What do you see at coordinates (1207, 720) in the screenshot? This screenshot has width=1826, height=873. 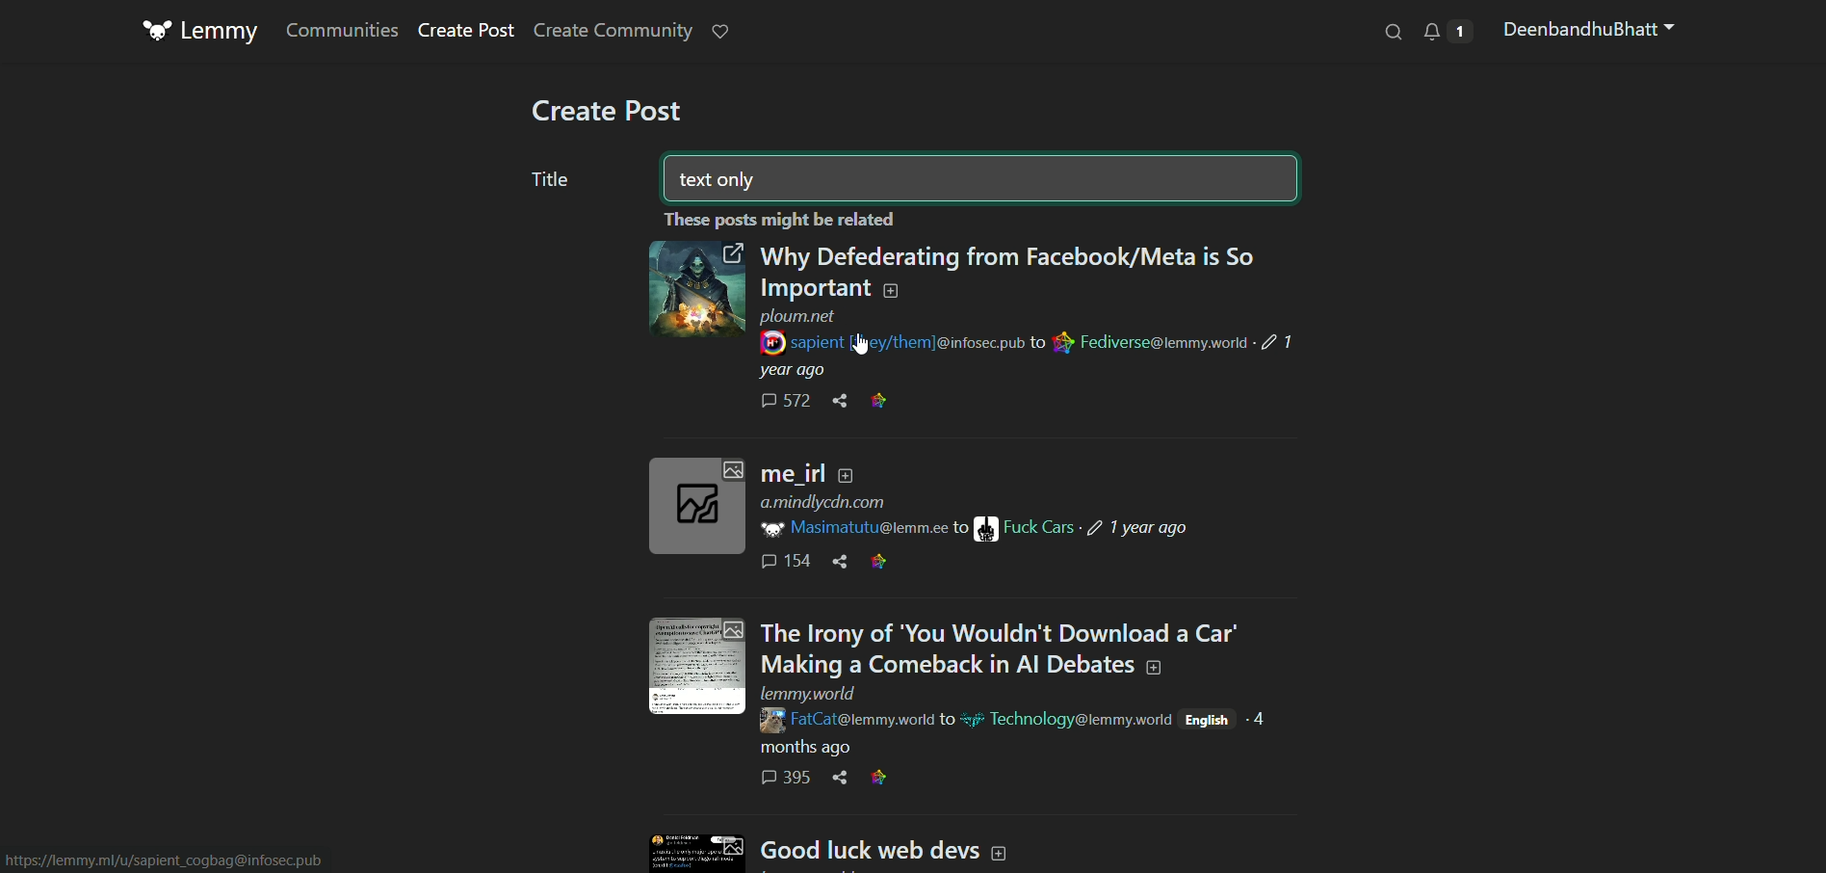 I see `Post language` at bounding box center [1207, 720].